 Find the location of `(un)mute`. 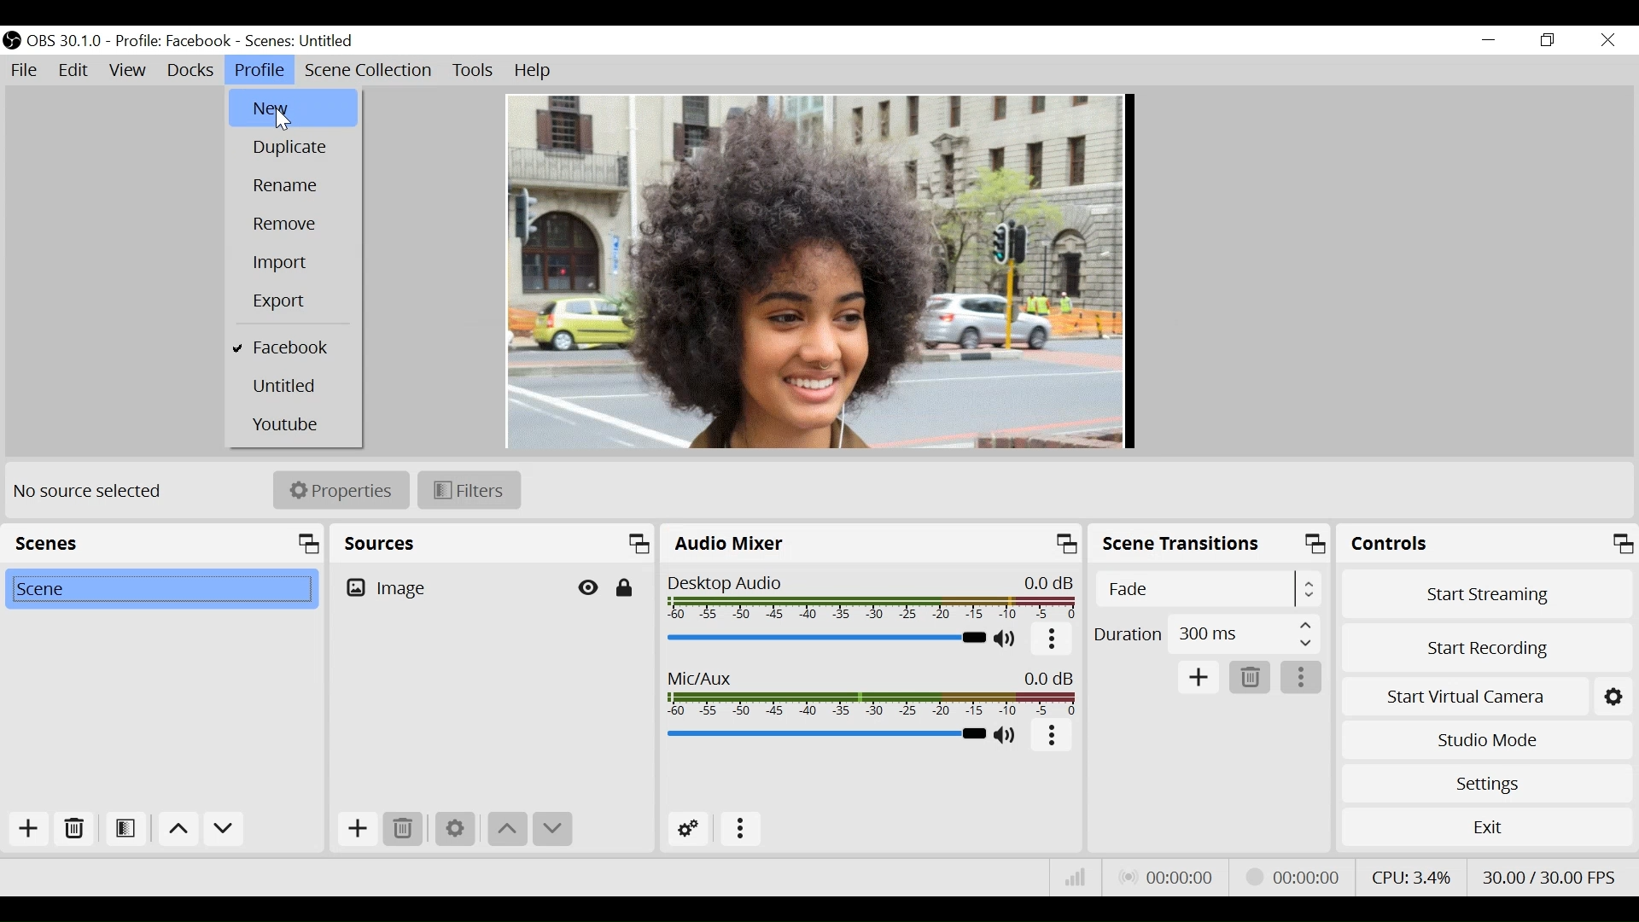

(un)mute is located at coordinates (1007, 640).